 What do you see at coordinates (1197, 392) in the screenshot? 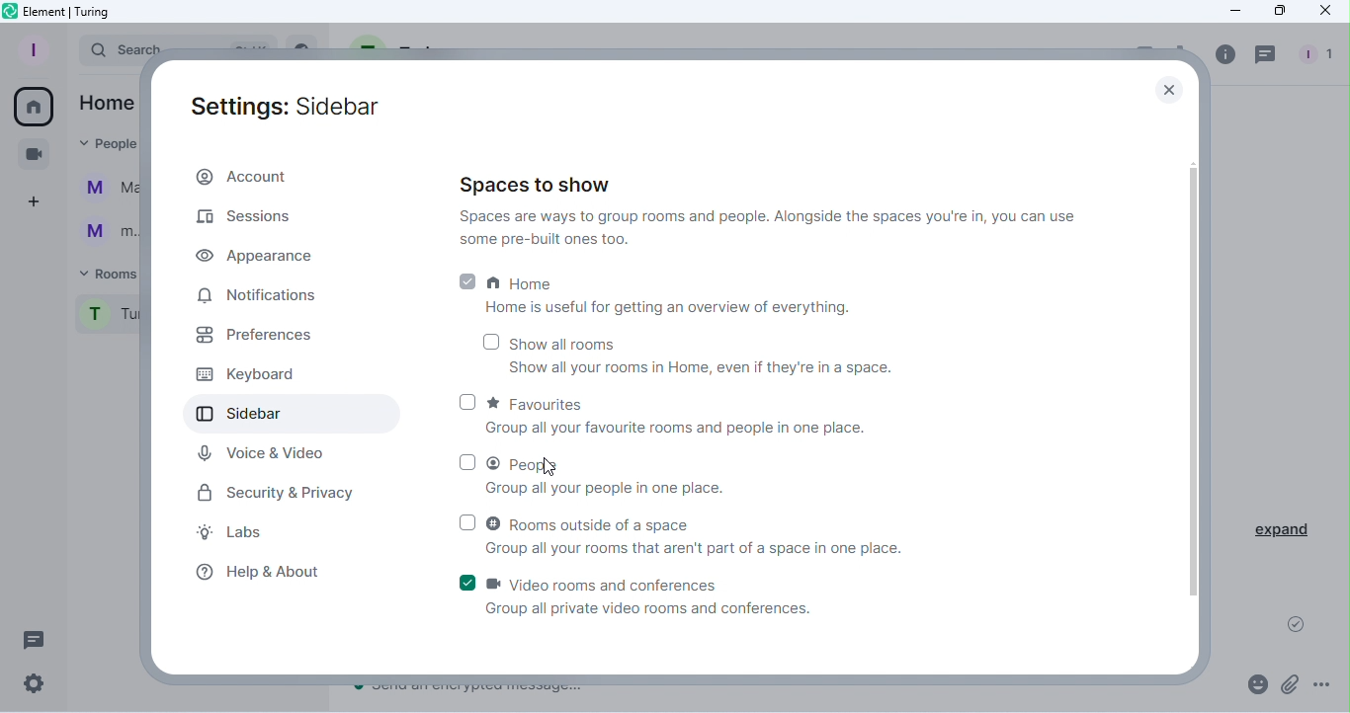
I see `Scroll bar` at bounding box center [1197, 392].